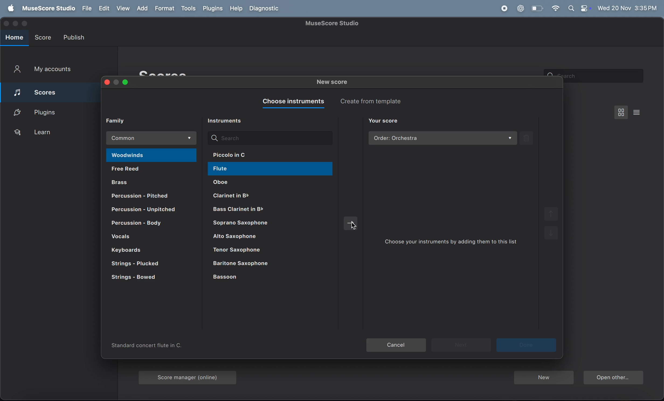 The height and width of the screenshot is (401, 664). Describe the element at coordinates (103, 9) in the screenshot. I see `edit` at that location.